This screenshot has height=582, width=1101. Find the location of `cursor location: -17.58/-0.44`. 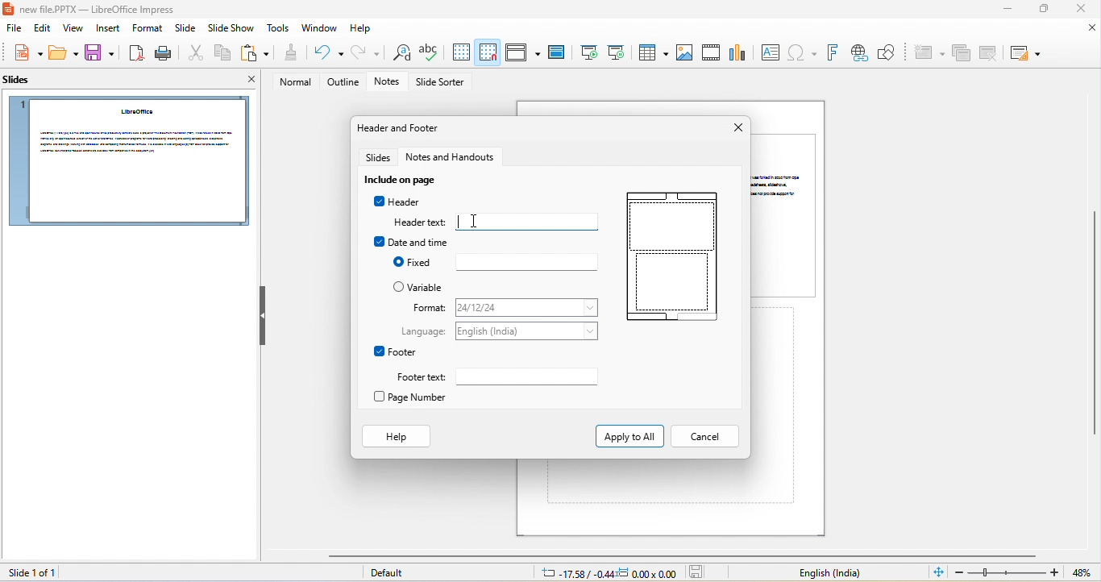

cursor location: -17.58/-0.44 is located at coordinates (575, 573).